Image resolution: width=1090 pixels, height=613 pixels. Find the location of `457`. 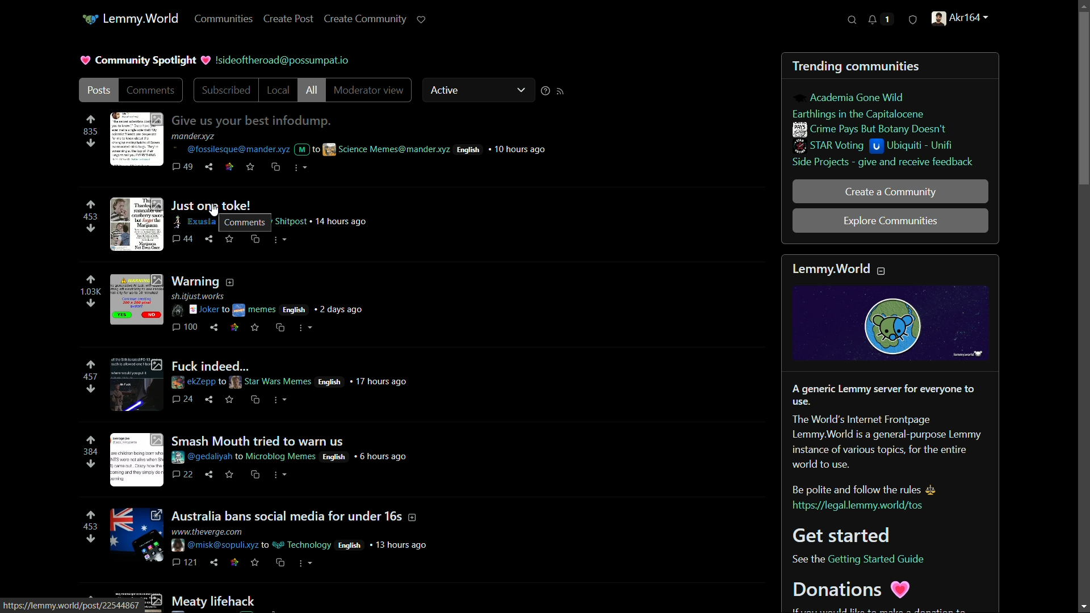

457 is located at coordinates (91, 377).